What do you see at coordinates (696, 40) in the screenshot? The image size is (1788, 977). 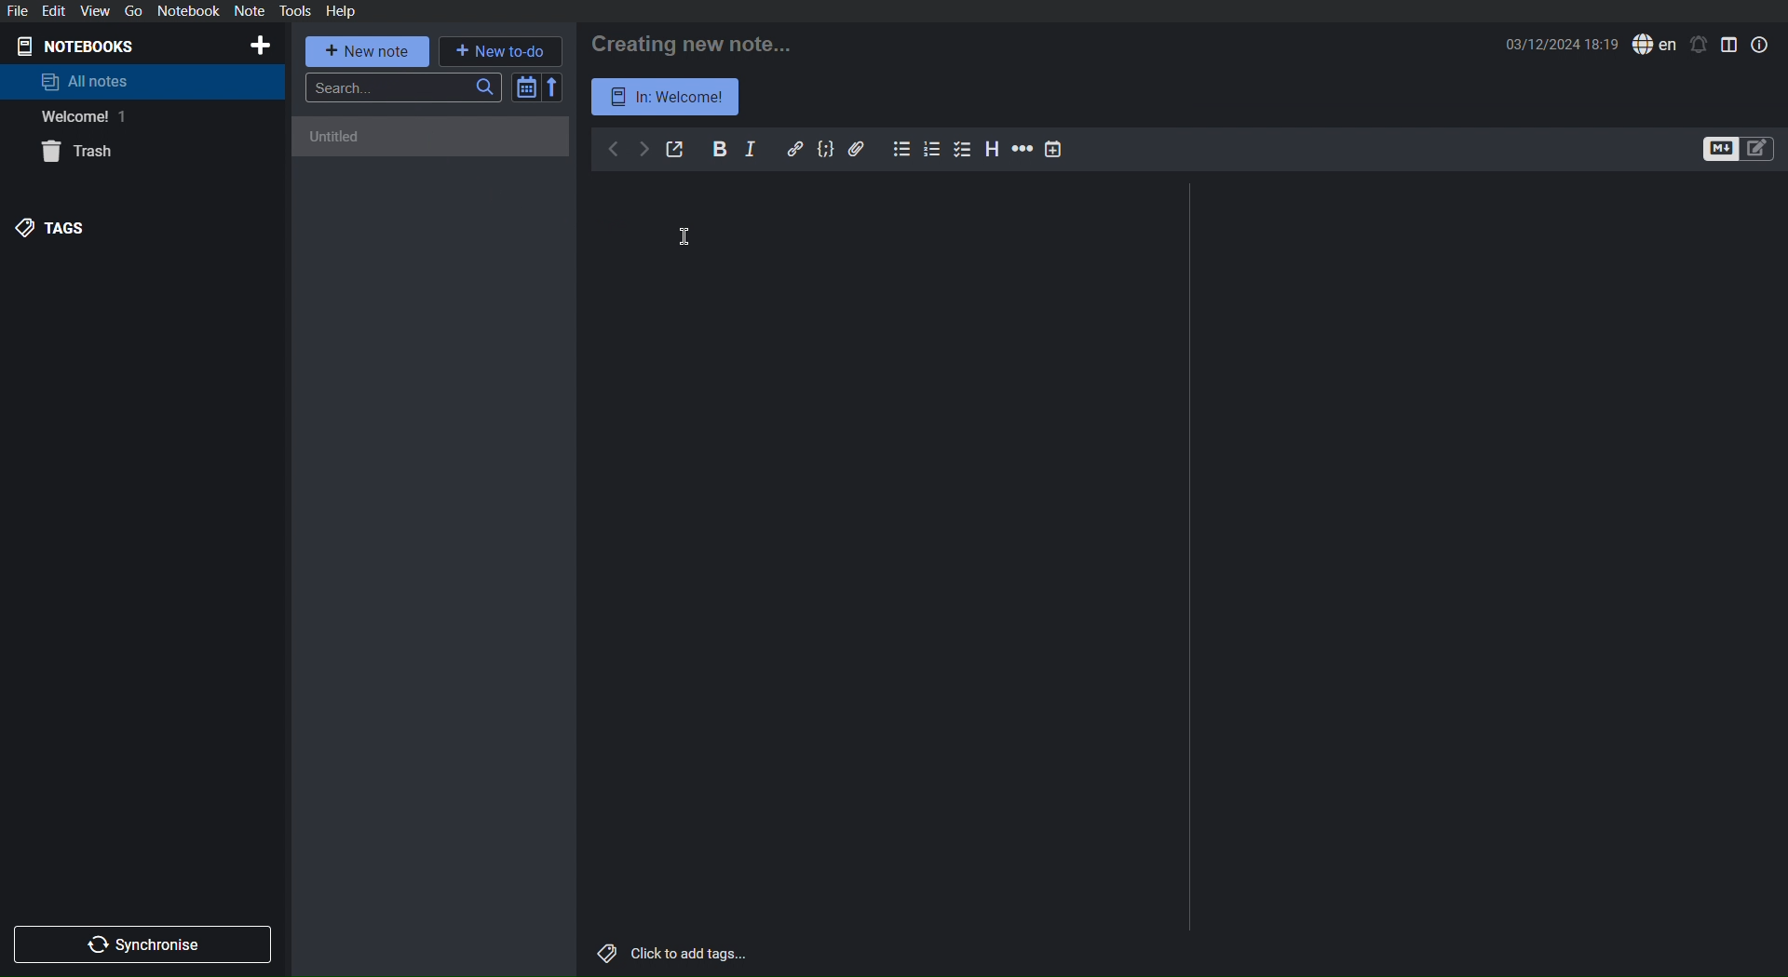 I see `Creating new note` at bounding box center [696, 40].